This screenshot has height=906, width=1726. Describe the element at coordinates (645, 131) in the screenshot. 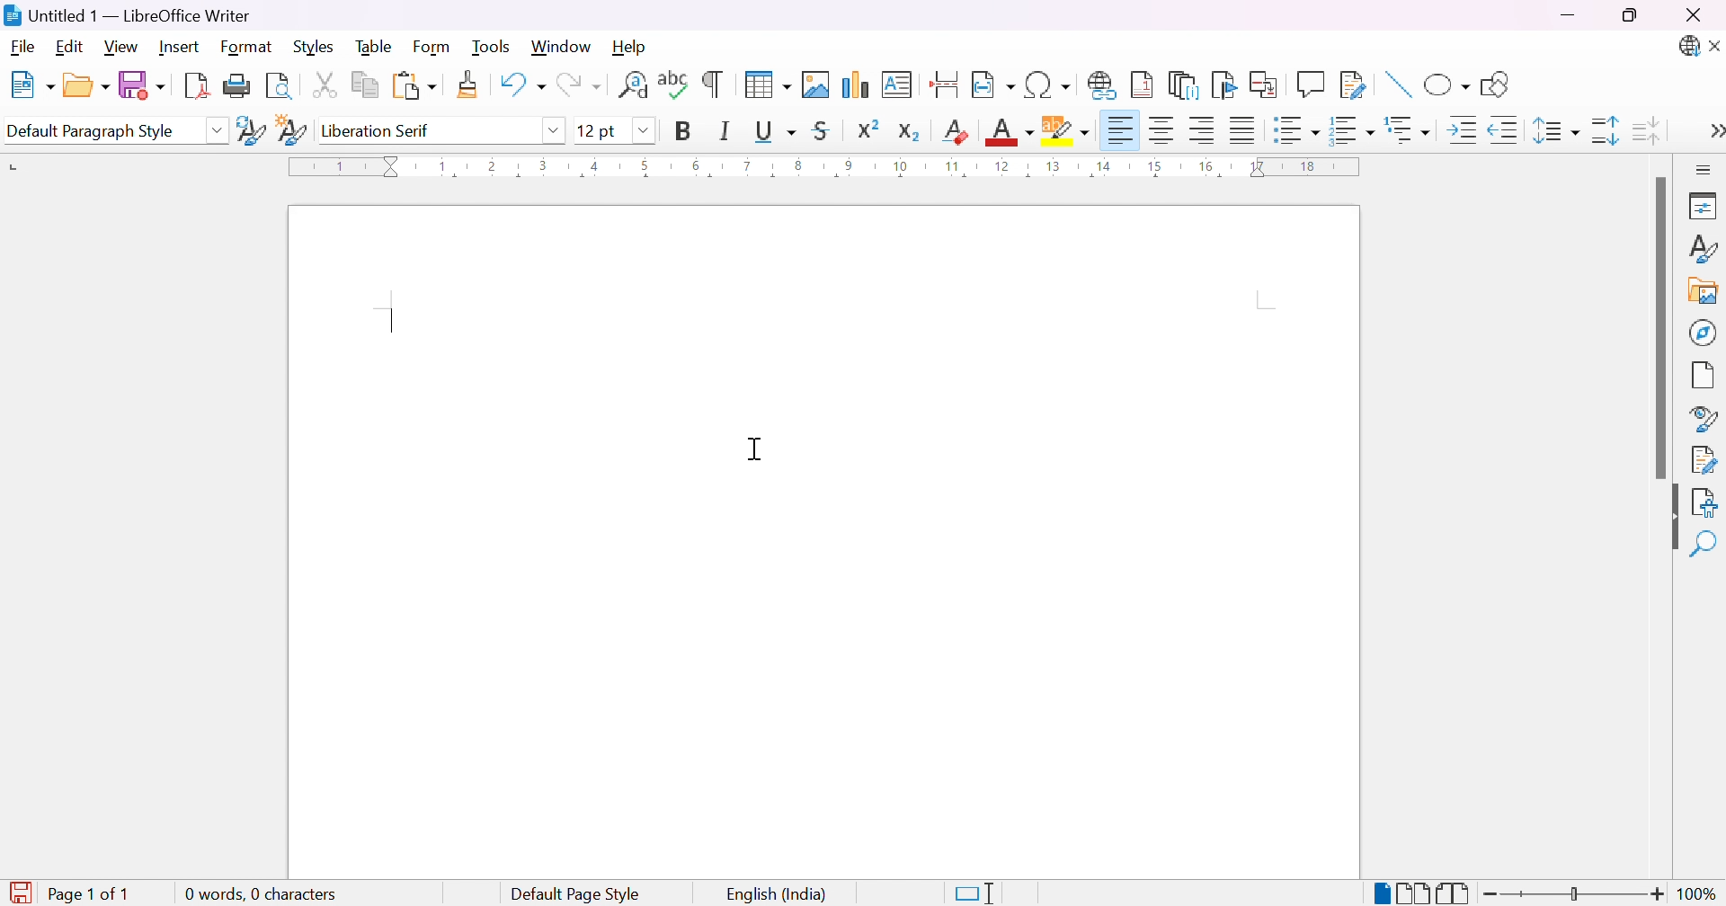

I see `Drop down` at that location.